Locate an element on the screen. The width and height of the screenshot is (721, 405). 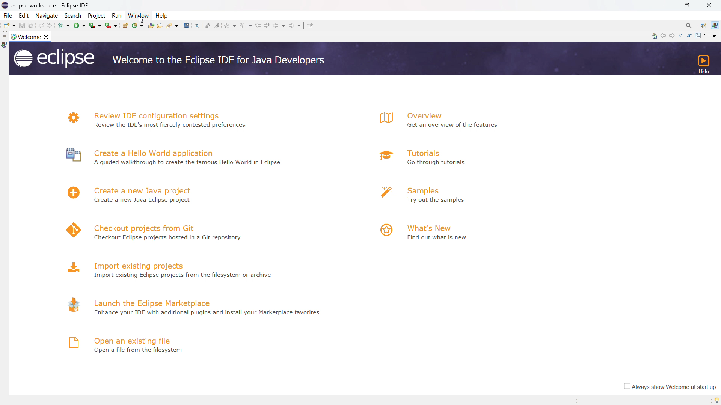
new java class is located at coordinates (137, 25).